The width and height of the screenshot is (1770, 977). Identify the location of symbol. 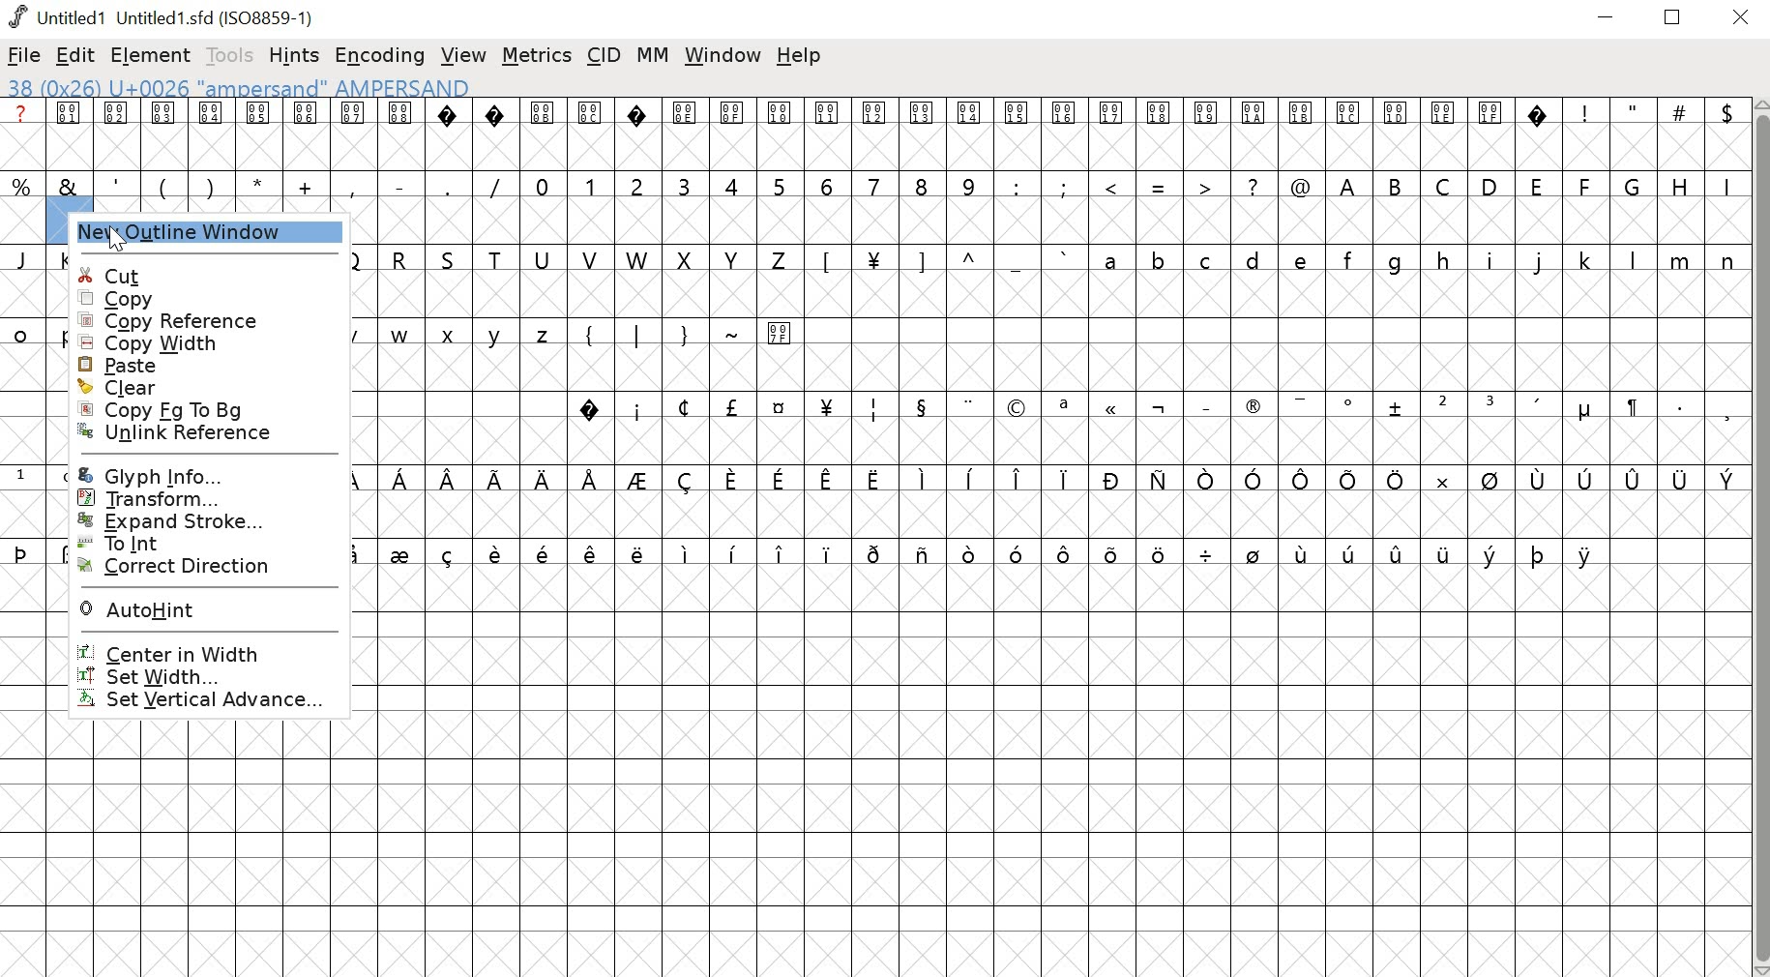
(1254, 552).